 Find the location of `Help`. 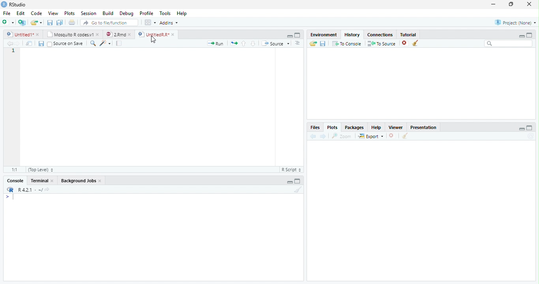

Help is located at coordinates (376, 128).